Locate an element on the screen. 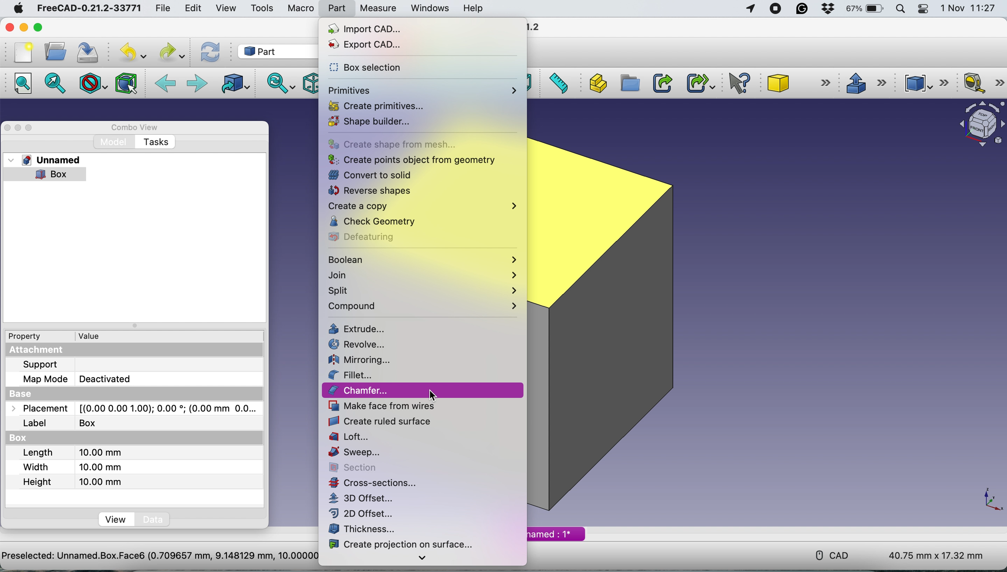 The height and width of the screenshot is (572, 1007). make face from wires is located at coordinates (389, 407).